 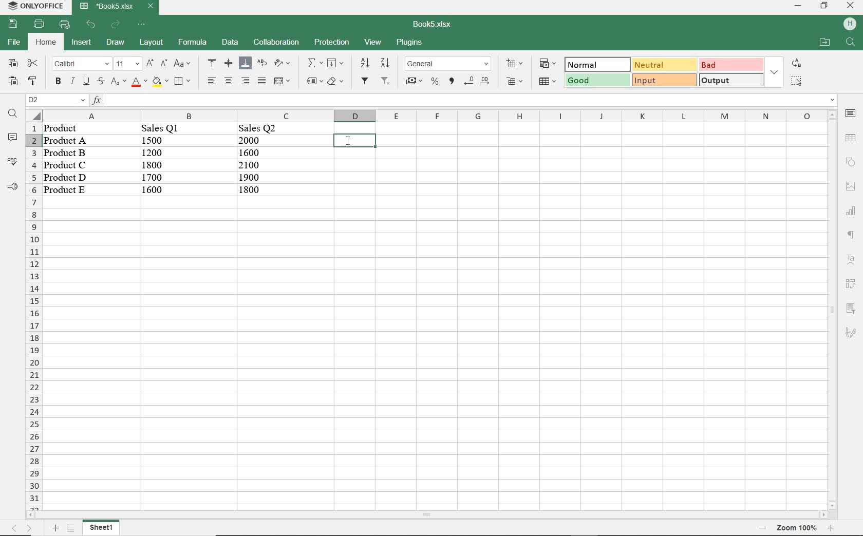 What do you see at coordinates (355, 141) in the screenshot?
I see `selected cell` at bounding box center [355, 141].